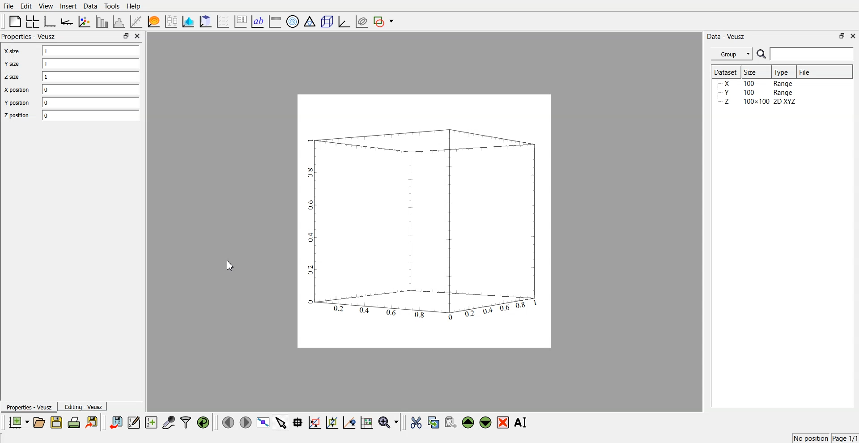 This screenshot has height=443, width=859. What do you see at coordinates (206, 21) in the screenshot?
I see `3D Volume` at bounding box center [206, 21].